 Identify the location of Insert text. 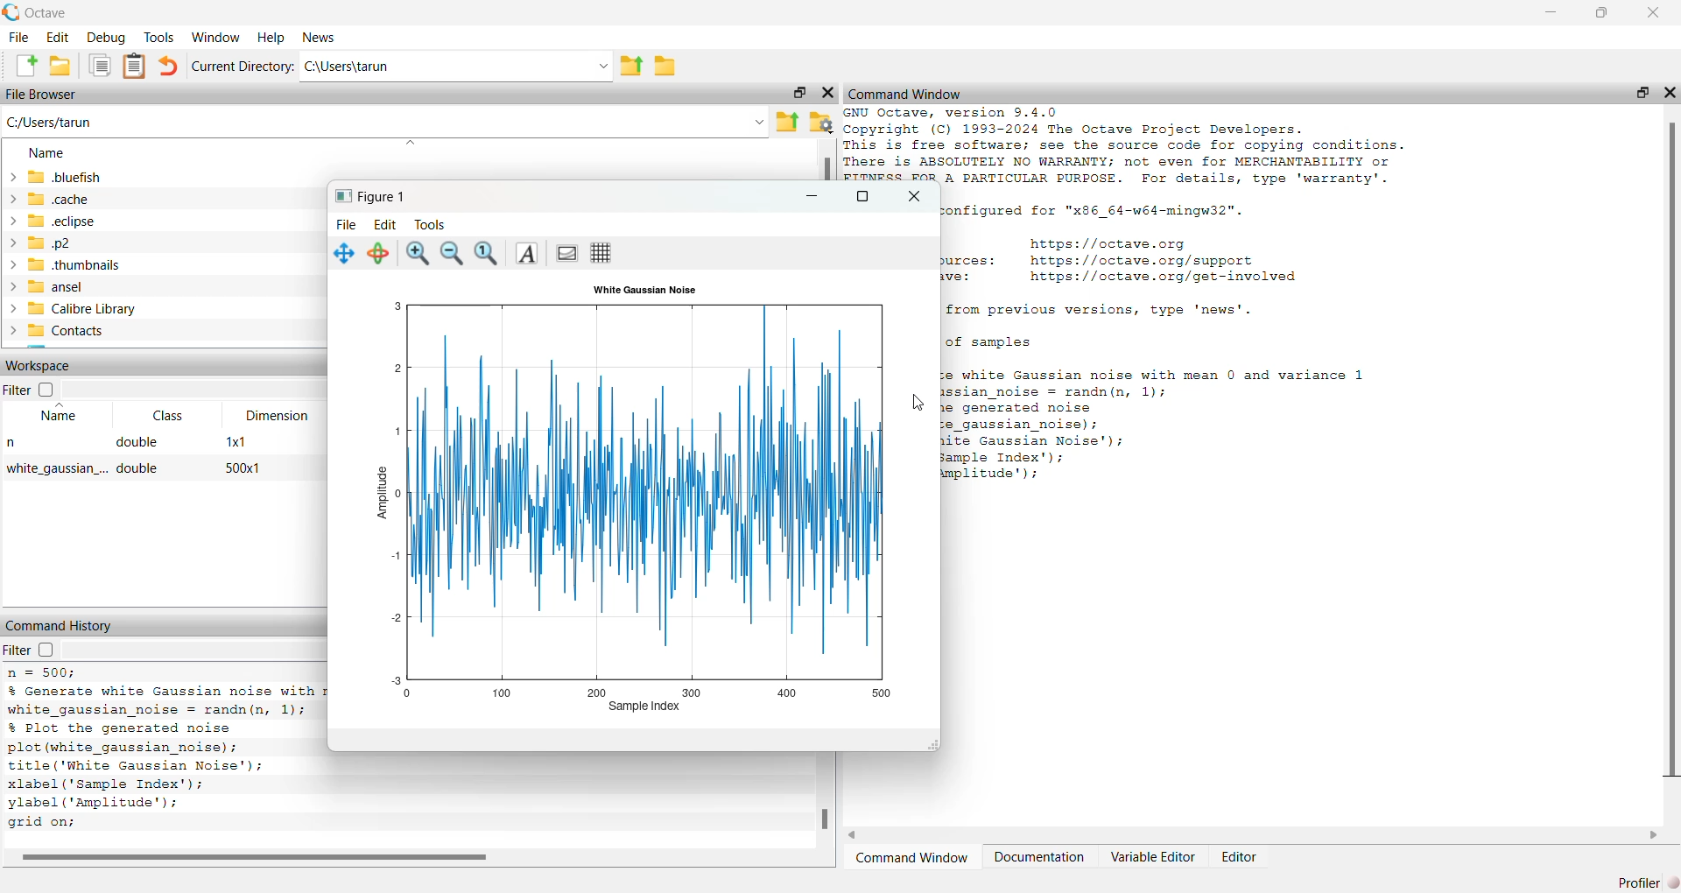
(531, 255).